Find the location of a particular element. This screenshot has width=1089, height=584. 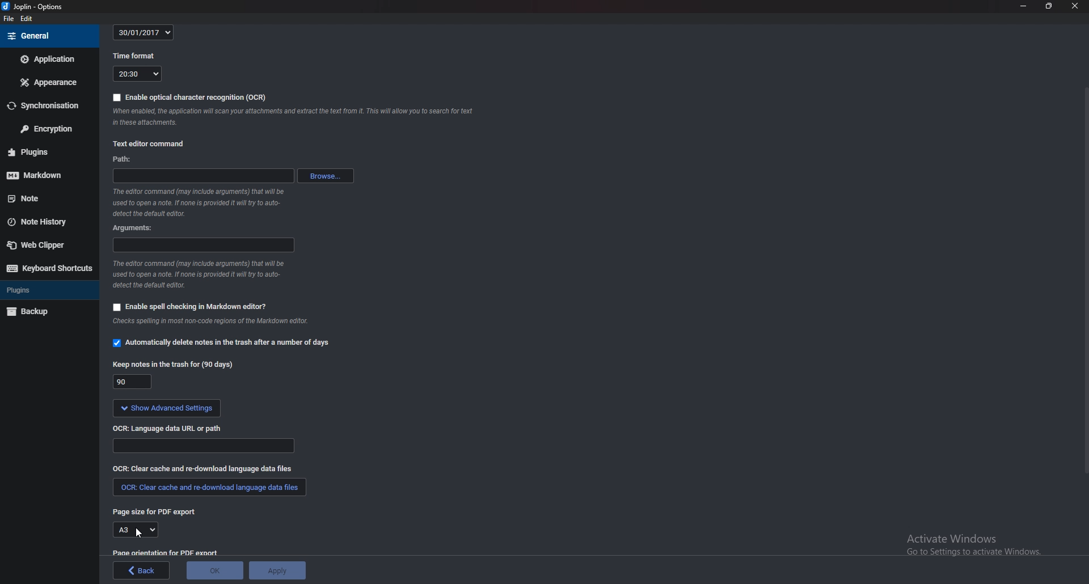

Appearance is located at coordinates (47, 83).